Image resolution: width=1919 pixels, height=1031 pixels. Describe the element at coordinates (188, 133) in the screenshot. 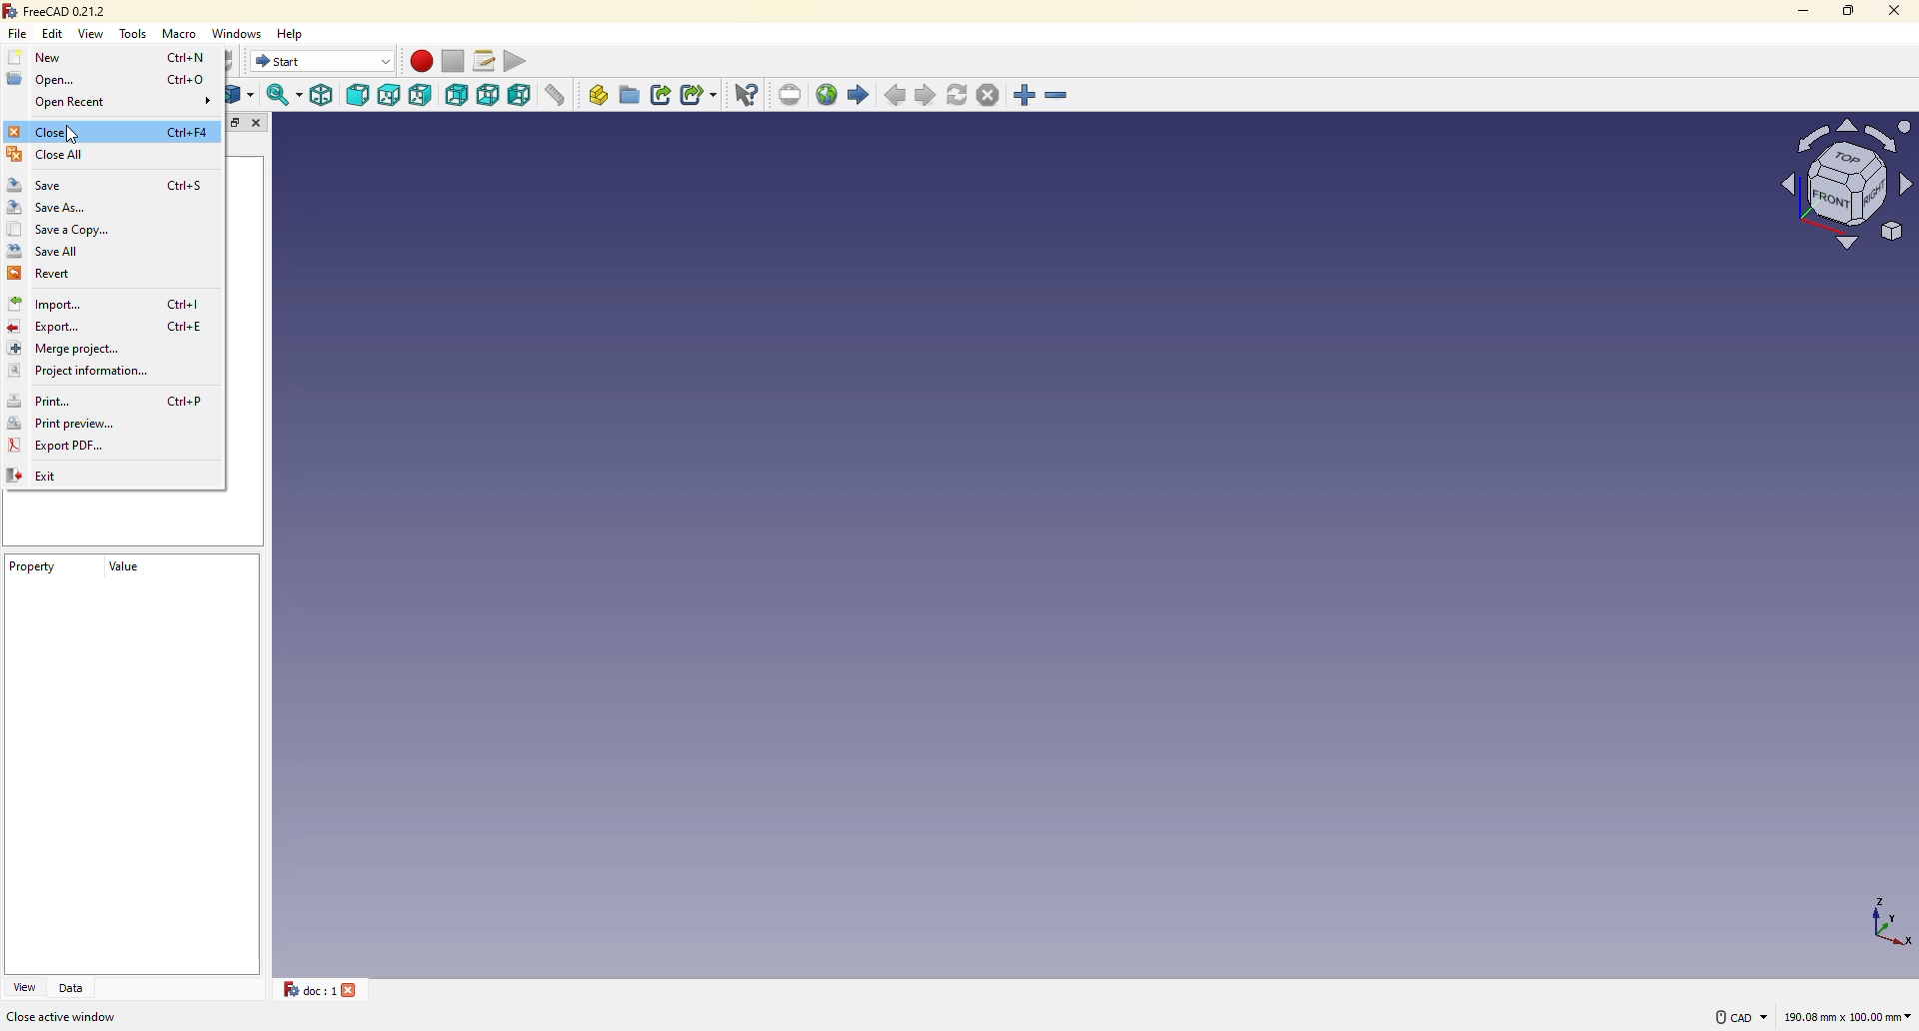

I see `ctrl+f4` at that location.